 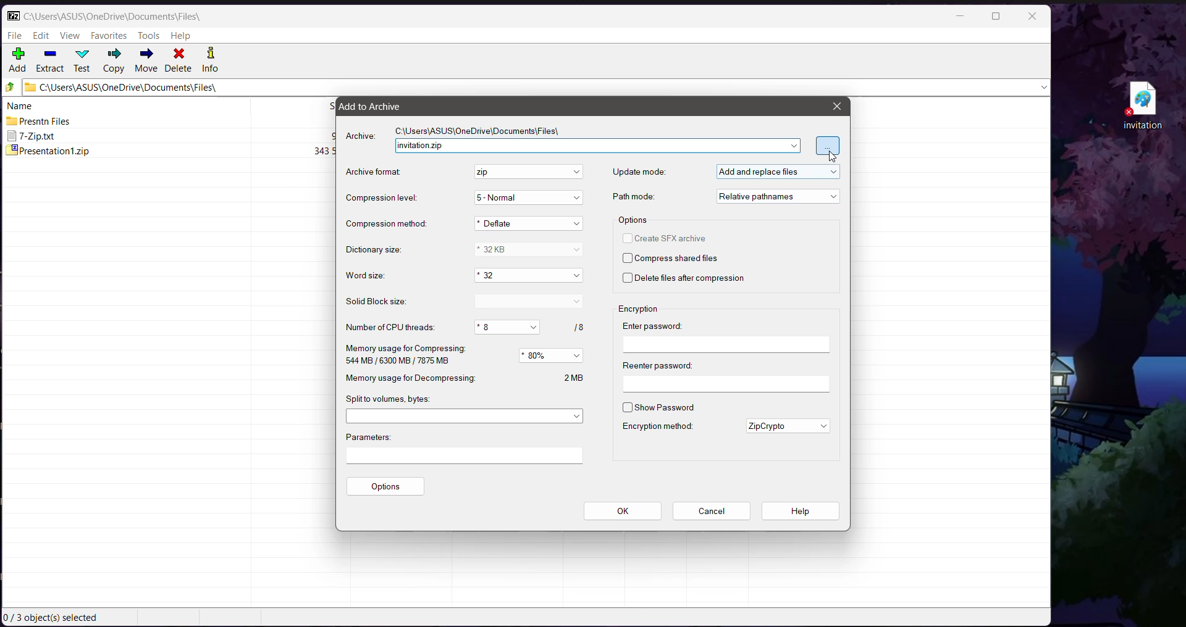 What do you see at coordinates (535, 88) in the screenshot?
I see `Current Folder Path` at bounding box center [535, 88].